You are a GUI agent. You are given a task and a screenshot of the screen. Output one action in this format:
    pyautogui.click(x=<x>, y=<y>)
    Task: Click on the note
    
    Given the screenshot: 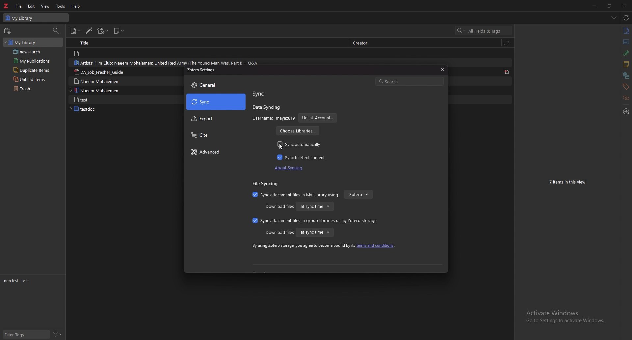 What is the action you would take?
    pyautogui.click(x=95, y=53)
    